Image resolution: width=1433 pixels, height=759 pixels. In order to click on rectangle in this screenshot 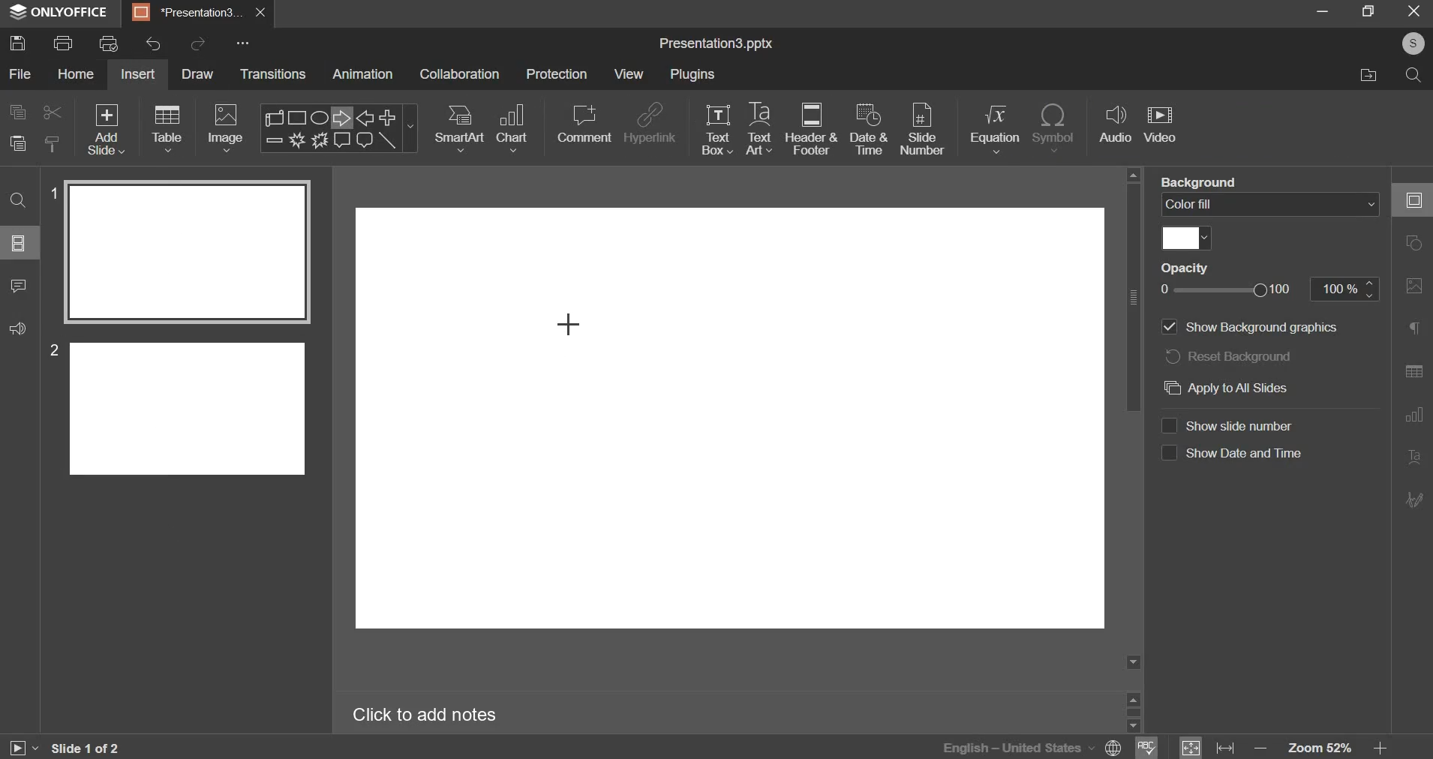, I will do `click(299, 117)`.